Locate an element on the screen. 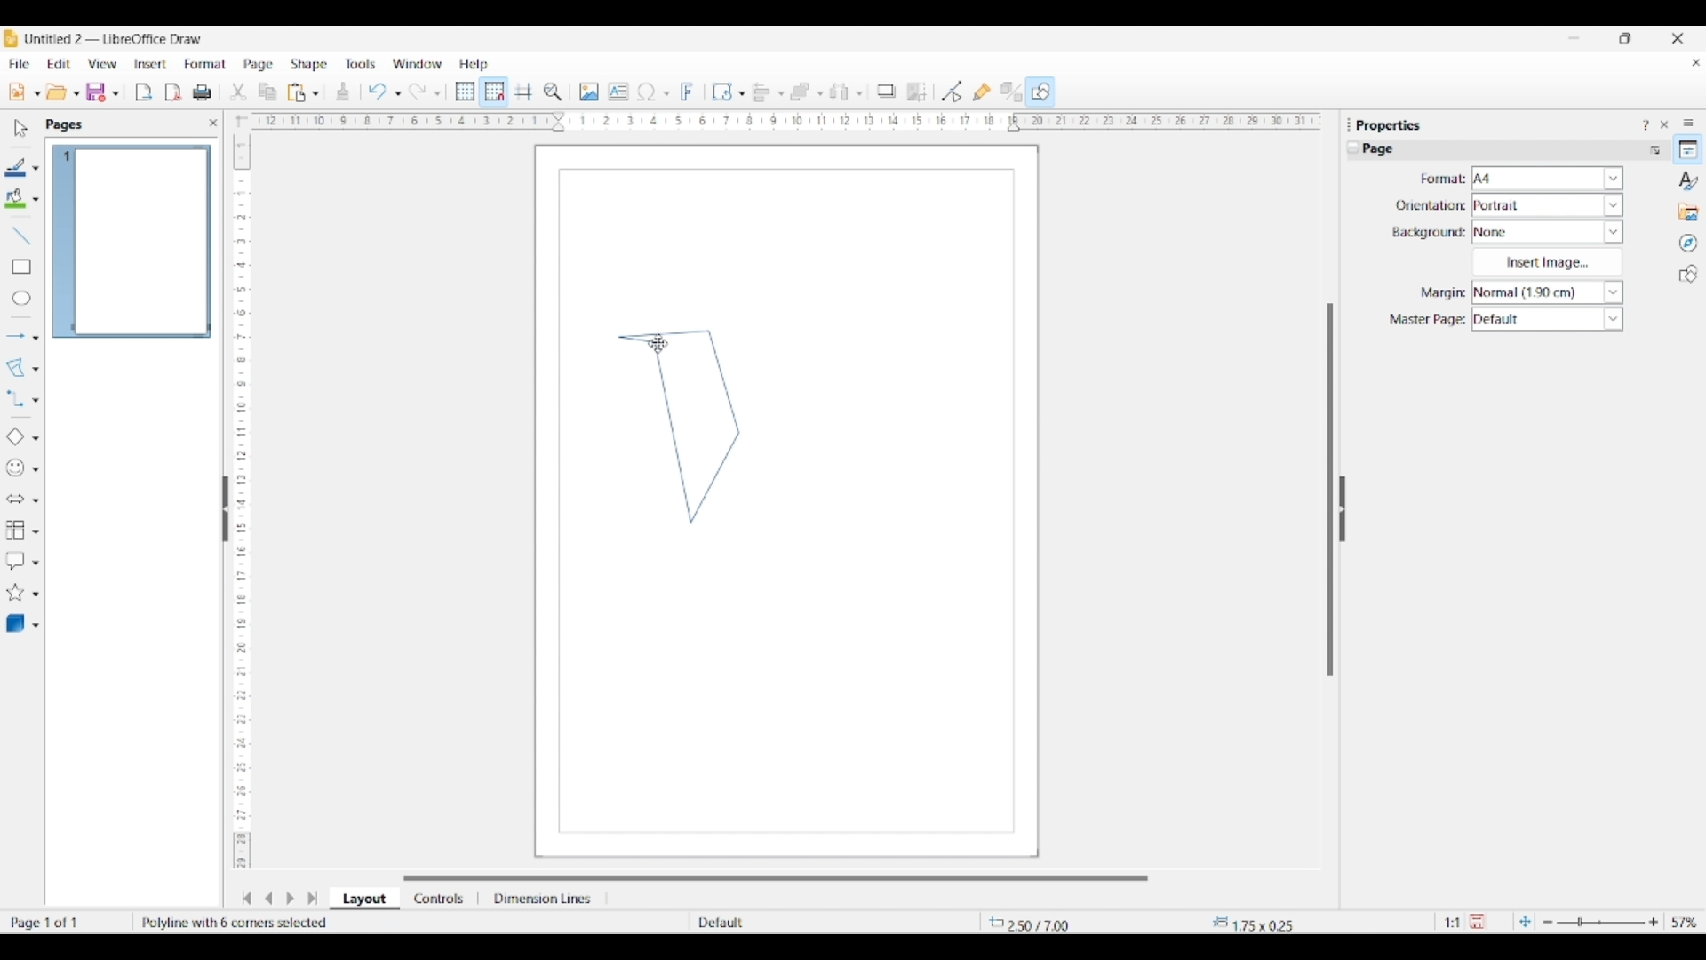 This screenshot has width=1706, height=960. Line and arrow options is located at coordinates (36, 338).